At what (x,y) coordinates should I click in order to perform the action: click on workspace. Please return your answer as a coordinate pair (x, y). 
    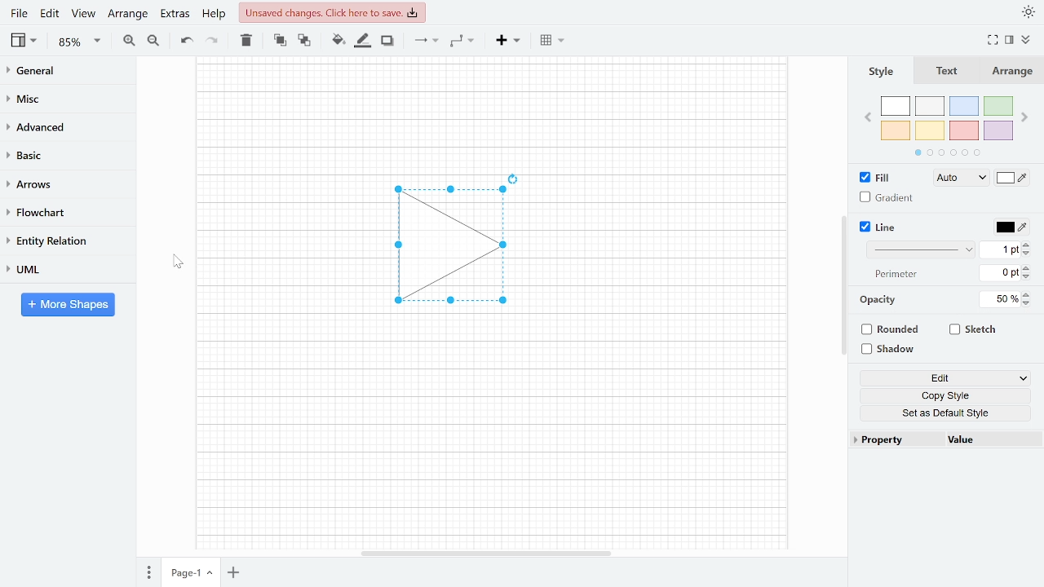
    Looking at the image, I should click on (668, 246).